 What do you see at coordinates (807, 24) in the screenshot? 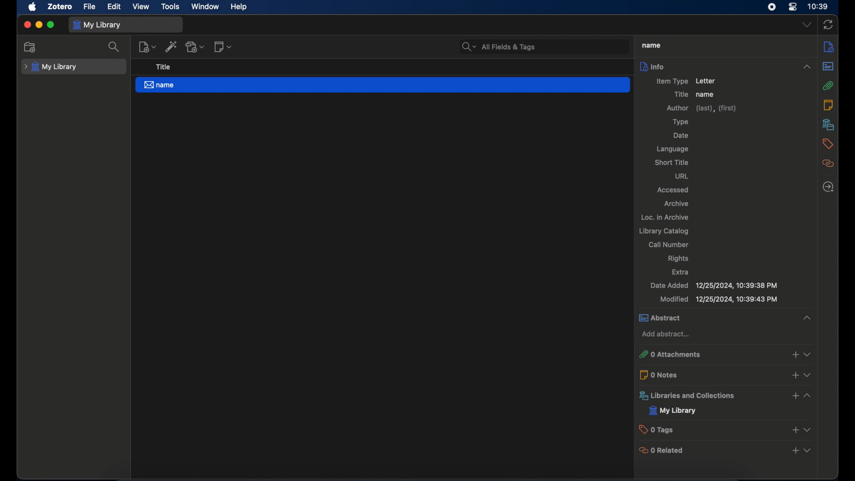
I see `dropdown` at bounding box center [807, 24].